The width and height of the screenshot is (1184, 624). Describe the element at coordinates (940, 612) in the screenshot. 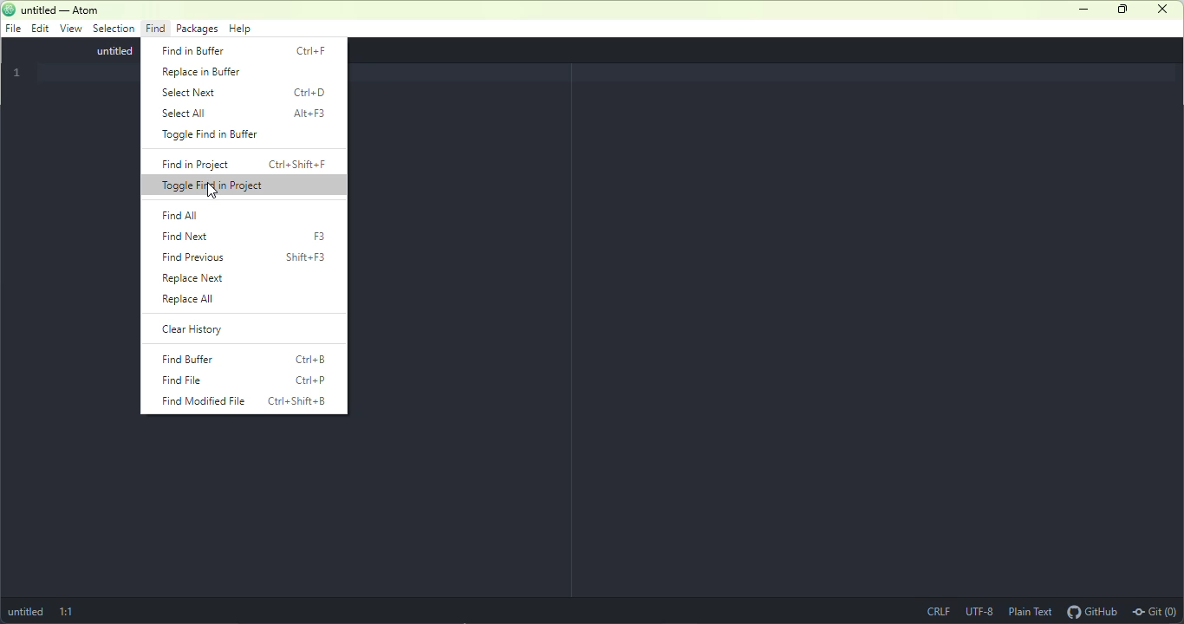

I see `CRLF` at that location.